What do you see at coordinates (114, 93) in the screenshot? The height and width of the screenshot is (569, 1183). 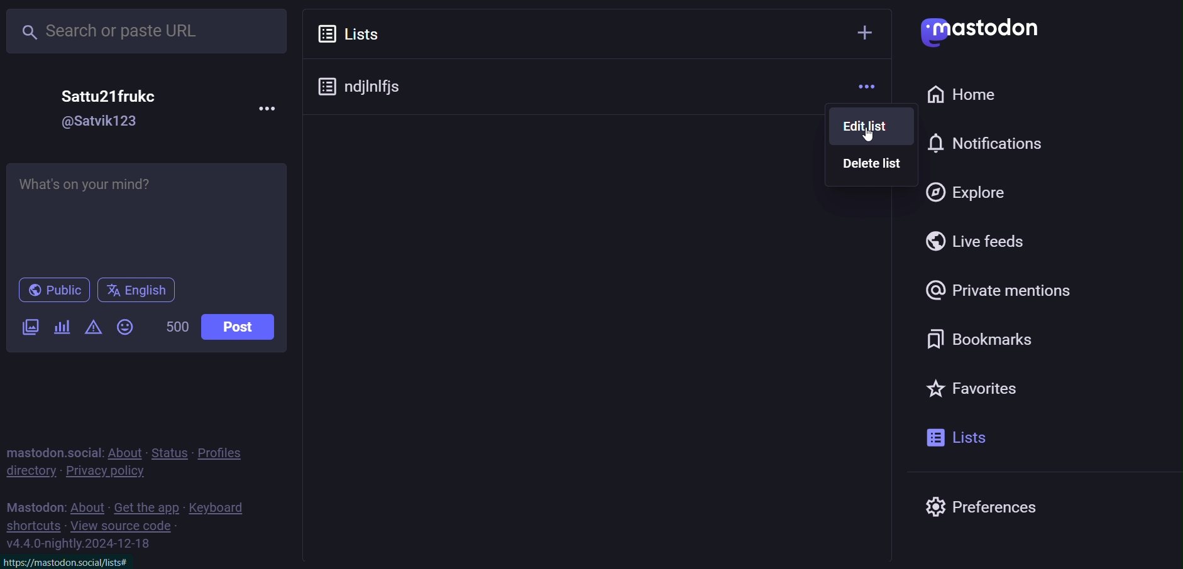 I see `Sattu21frukc` at bounding box center [114, 93].